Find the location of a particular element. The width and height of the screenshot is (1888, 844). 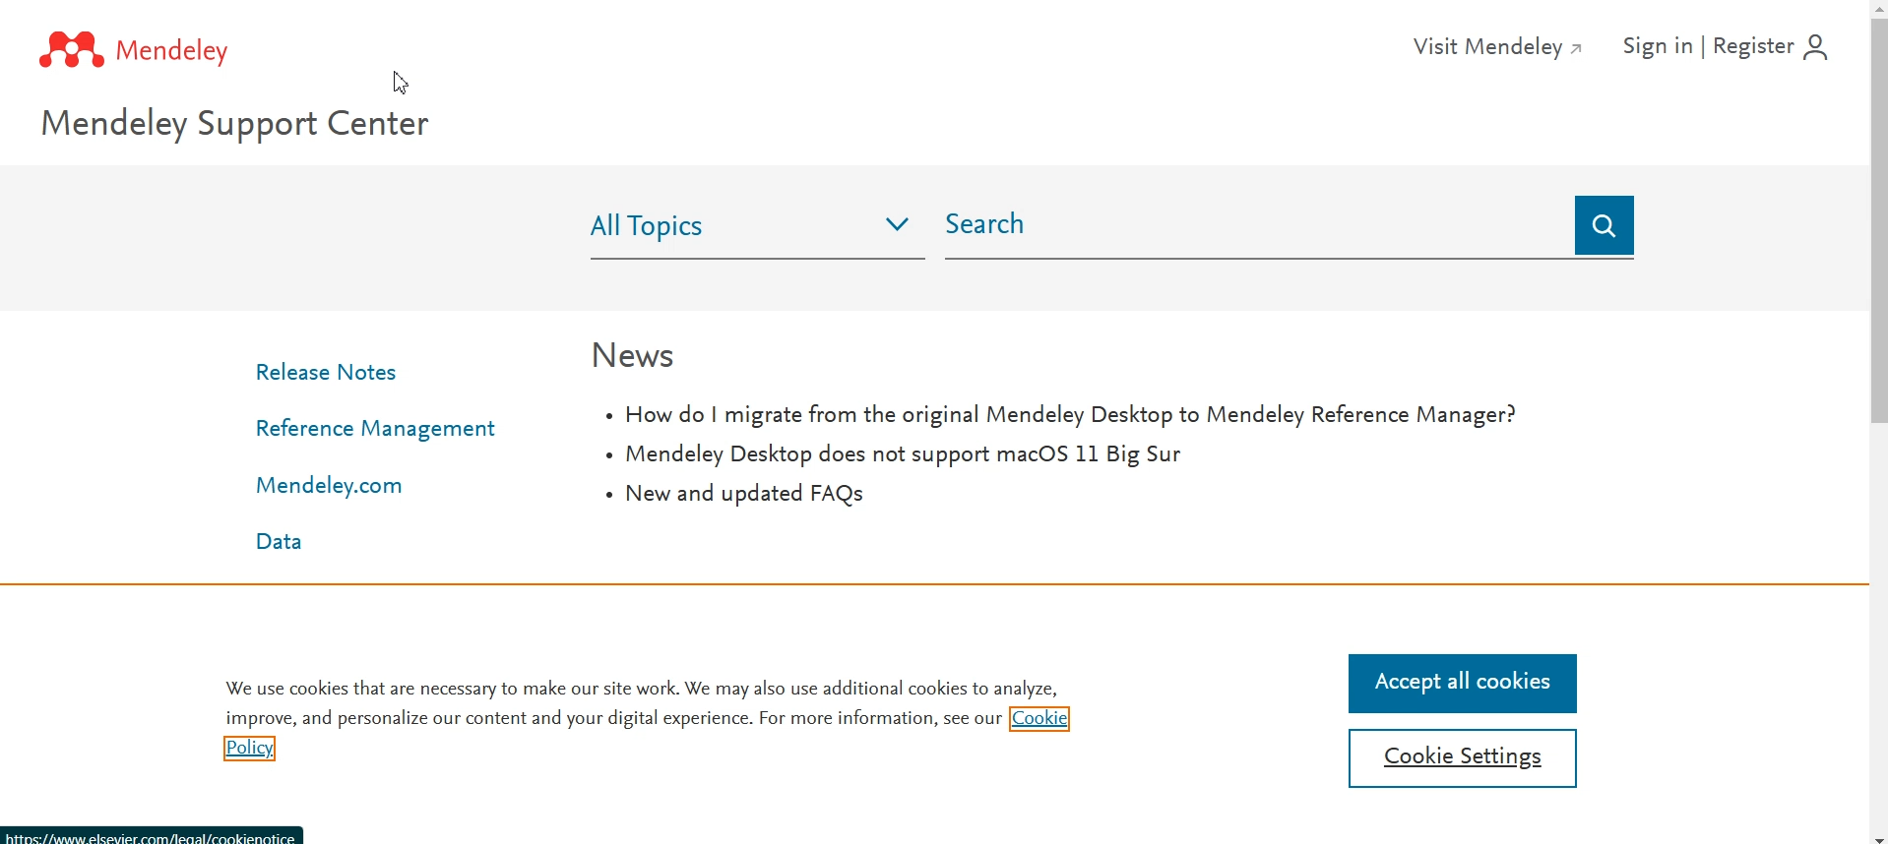

Mendeley is located at coordinates (153, 46).